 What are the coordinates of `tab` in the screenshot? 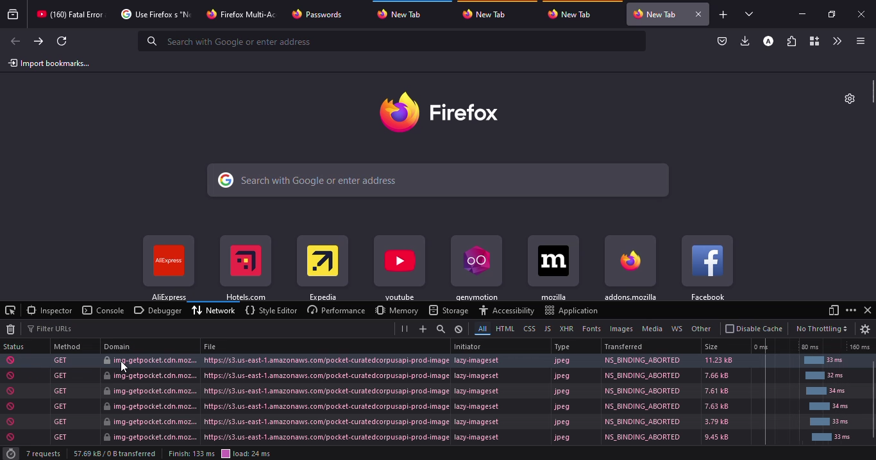 It's located at (323, 14).